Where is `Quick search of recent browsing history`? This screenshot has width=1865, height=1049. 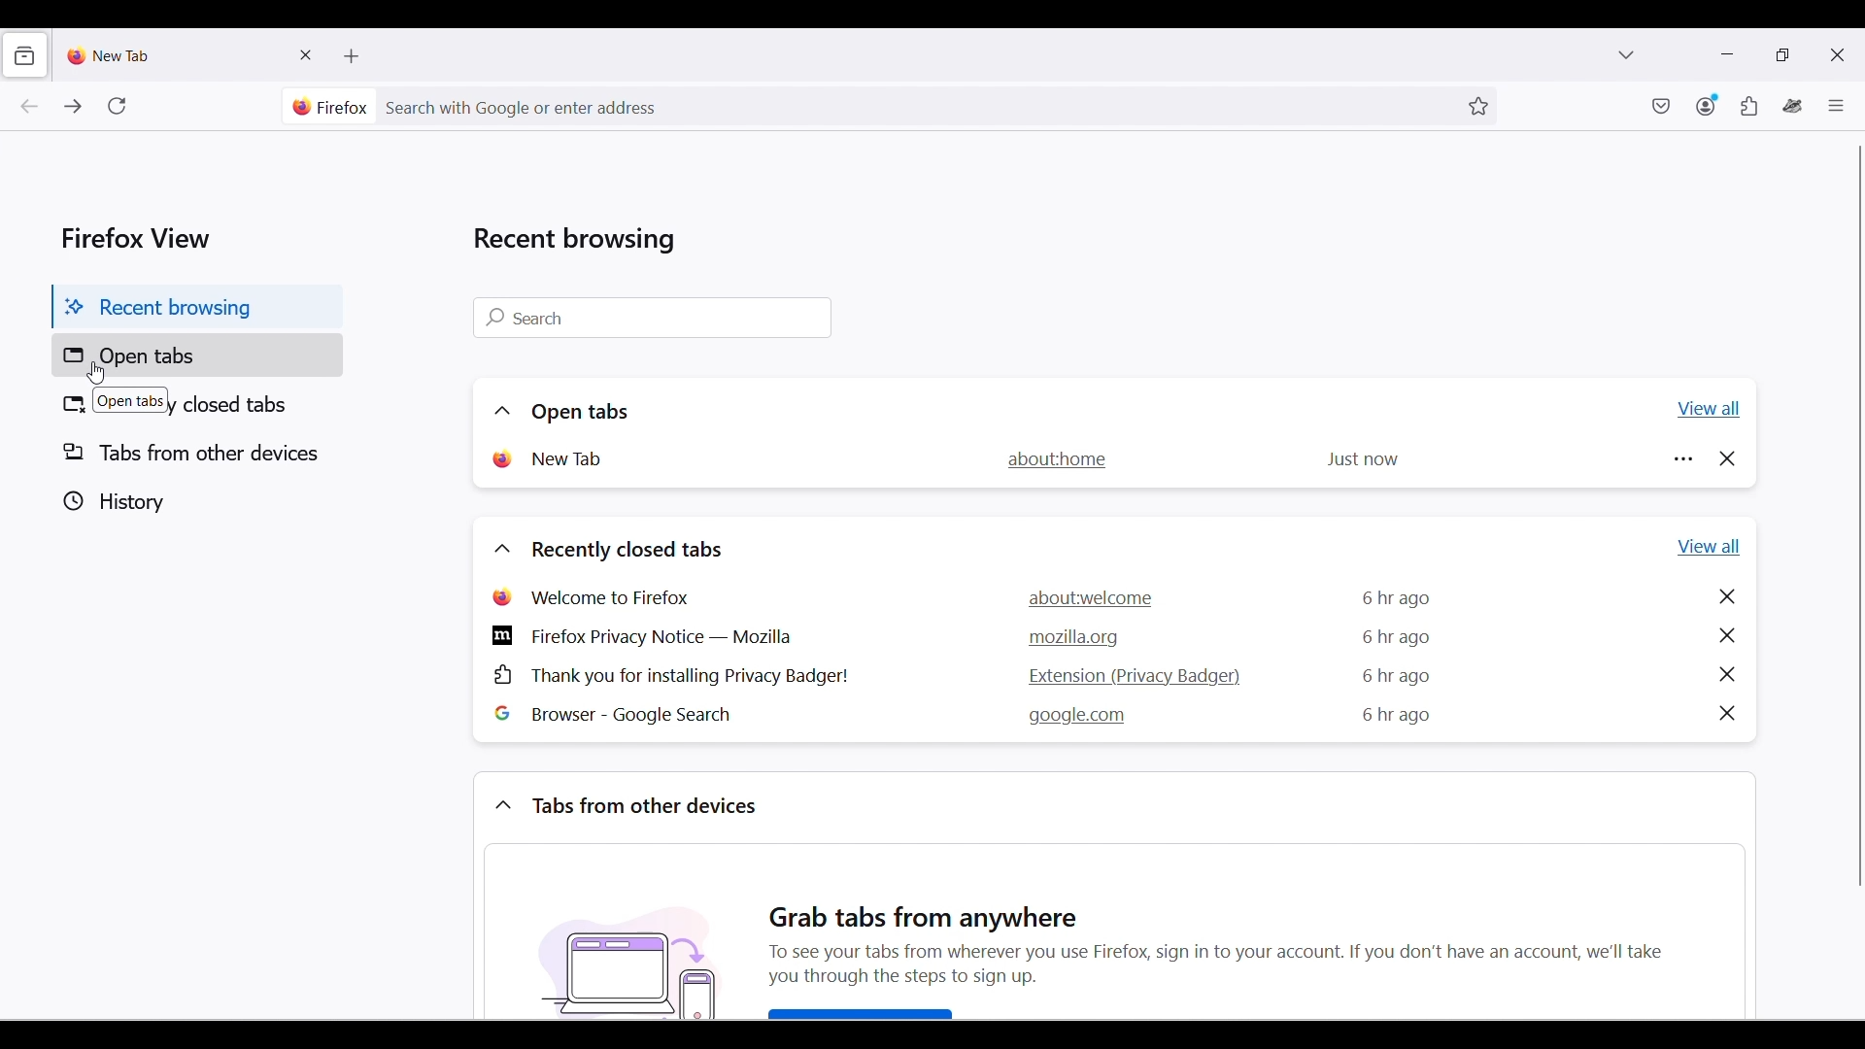
Quick search of recent browsing history is located at coordinates (652, 318).